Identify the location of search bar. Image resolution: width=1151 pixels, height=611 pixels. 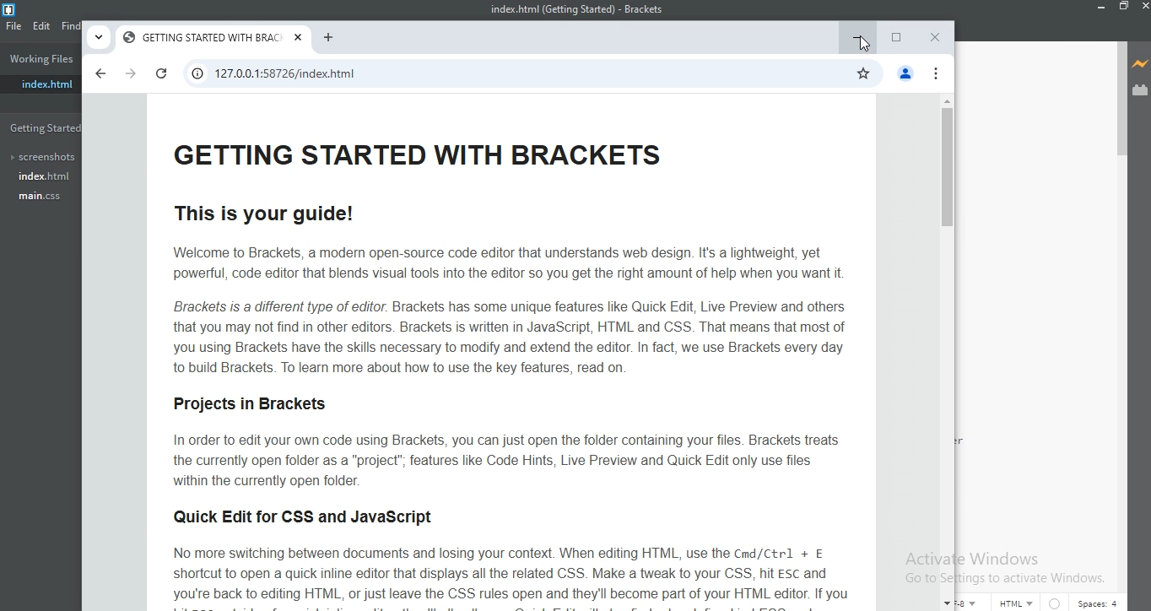
(513, 75).